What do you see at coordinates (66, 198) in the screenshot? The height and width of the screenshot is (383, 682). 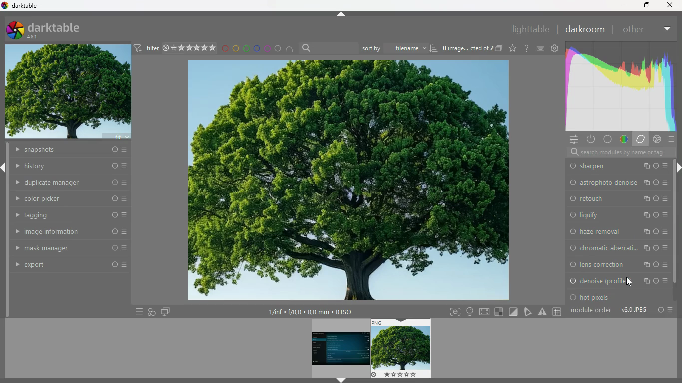 I see `color picker` at bounding box center [66, 198].